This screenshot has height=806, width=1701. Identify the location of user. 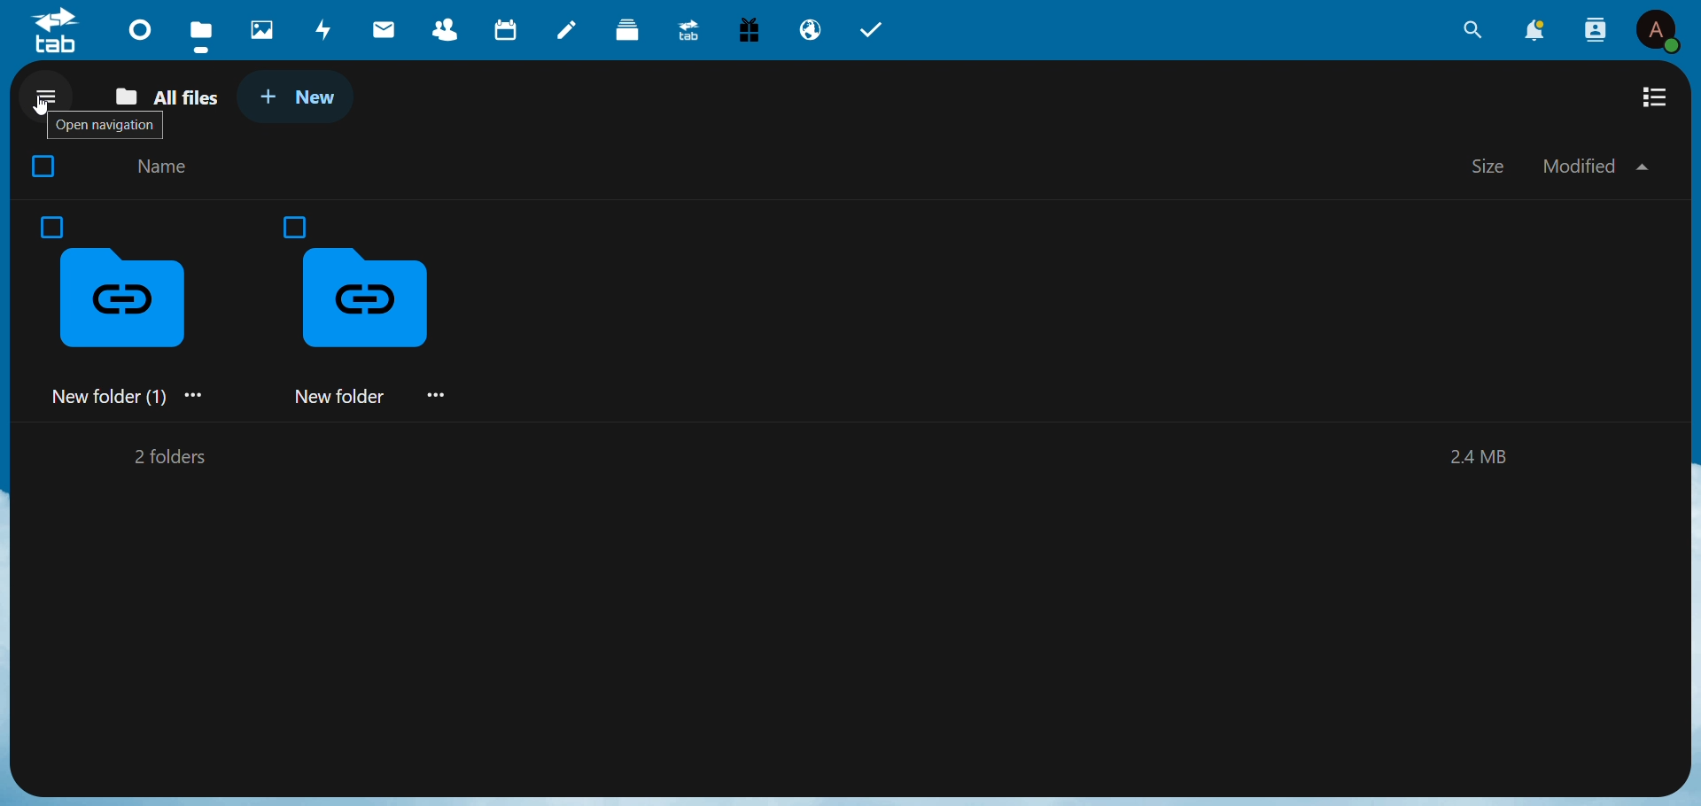
(1659, 30).